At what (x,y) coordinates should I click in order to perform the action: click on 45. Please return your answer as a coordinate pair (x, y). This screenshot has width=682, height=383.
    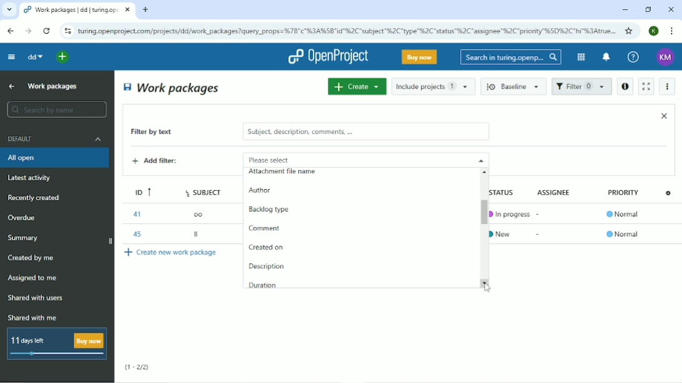
    Looking at the image, I should click on (136, 233).